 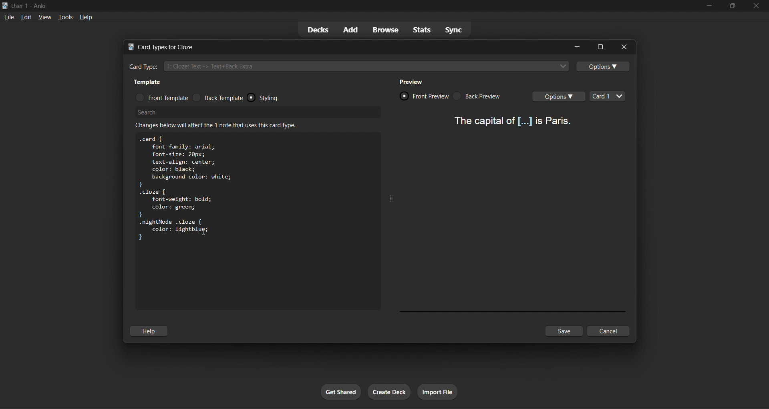 I want to click on create deck, so click(x=390, y=392).